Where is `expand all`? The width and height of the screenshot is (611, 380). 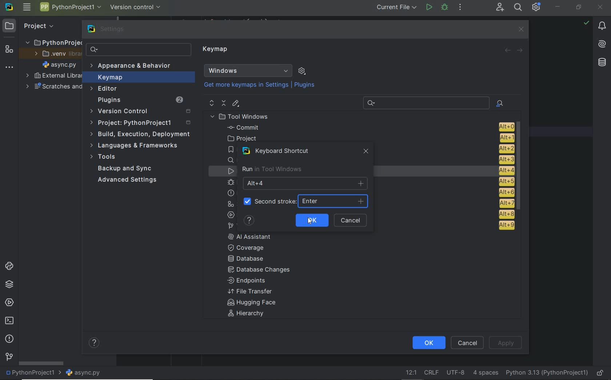 expand all is located at coordinates (211, 103).